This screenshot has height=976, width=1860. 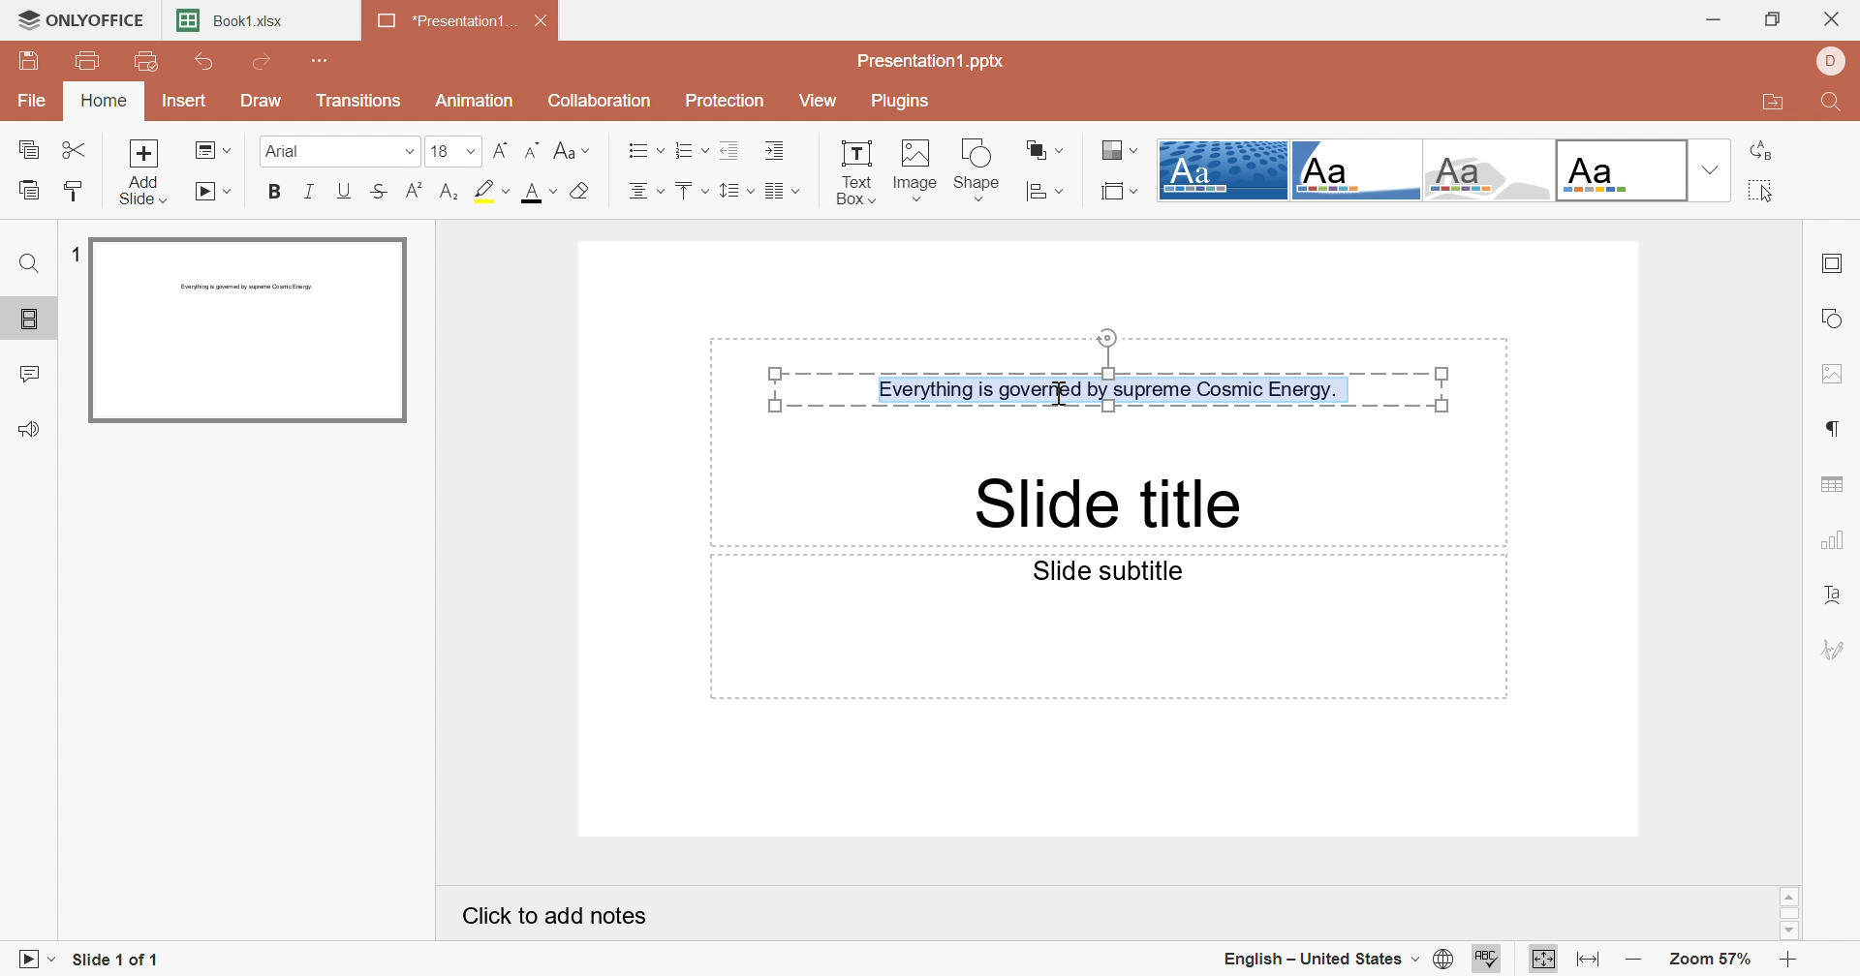 I want to click on Slide 1 of 1, so click(x=119, y=962).